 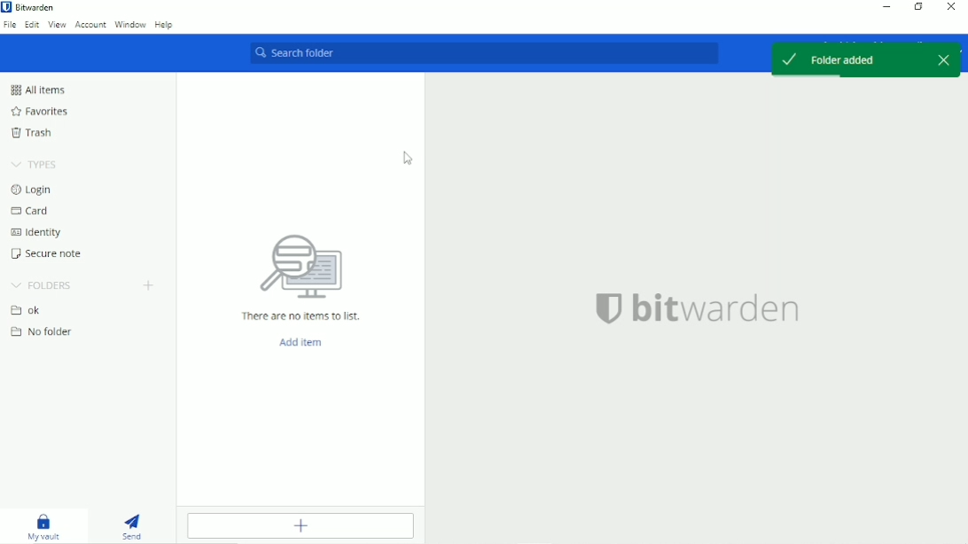 What do you see at coordinates (45, 254) in the screenshot?
I see `Secure note` at bounding box center [45, 254].